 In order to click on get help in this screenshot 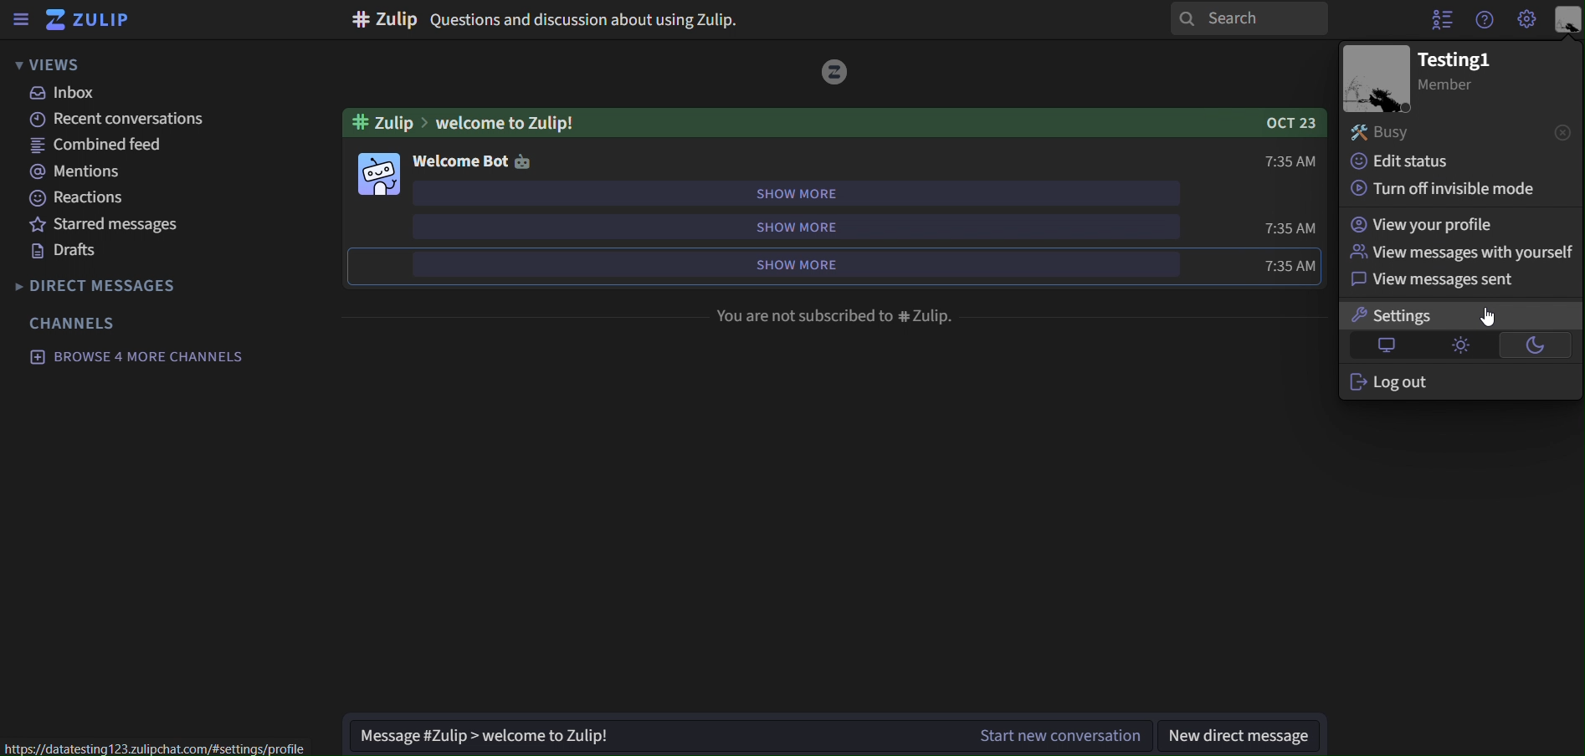, I will do `click(1484, 23)`.